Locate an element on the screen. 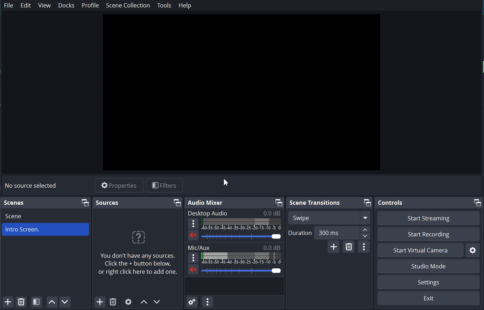  Duration is located at coordinates (329, 233).